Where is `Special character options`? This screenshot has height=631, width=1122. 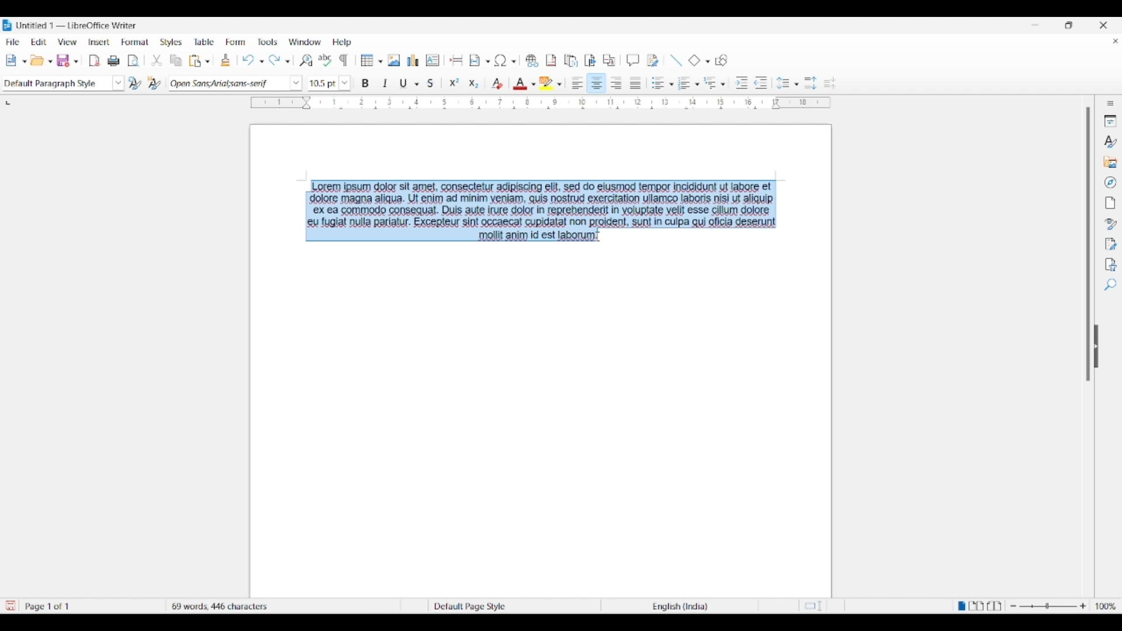 Special character options is located at coordinates (514, 61).